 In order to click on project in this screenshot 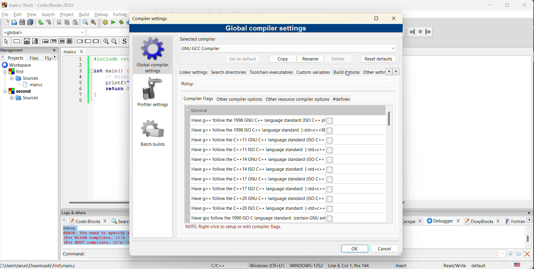, I will do `click(67, 15)`.